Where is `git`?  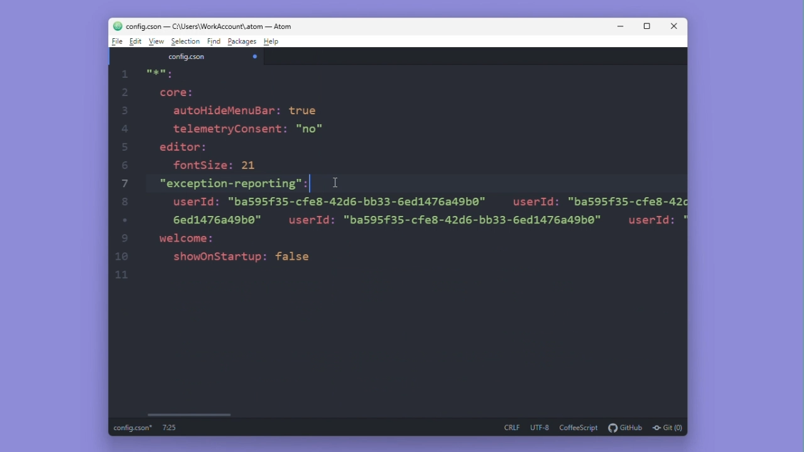 git is located at coordinates (668, 427).